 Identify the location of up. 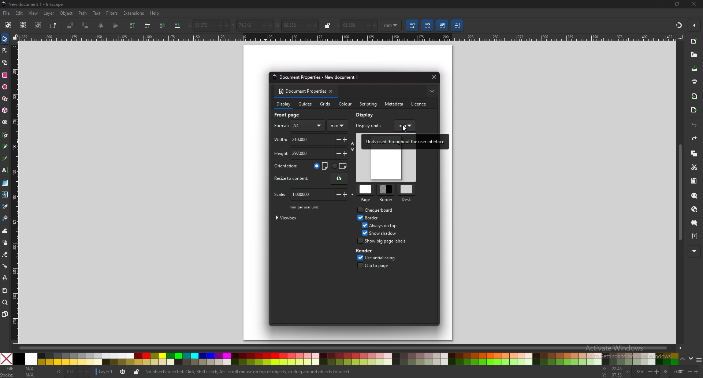
(682, 359).